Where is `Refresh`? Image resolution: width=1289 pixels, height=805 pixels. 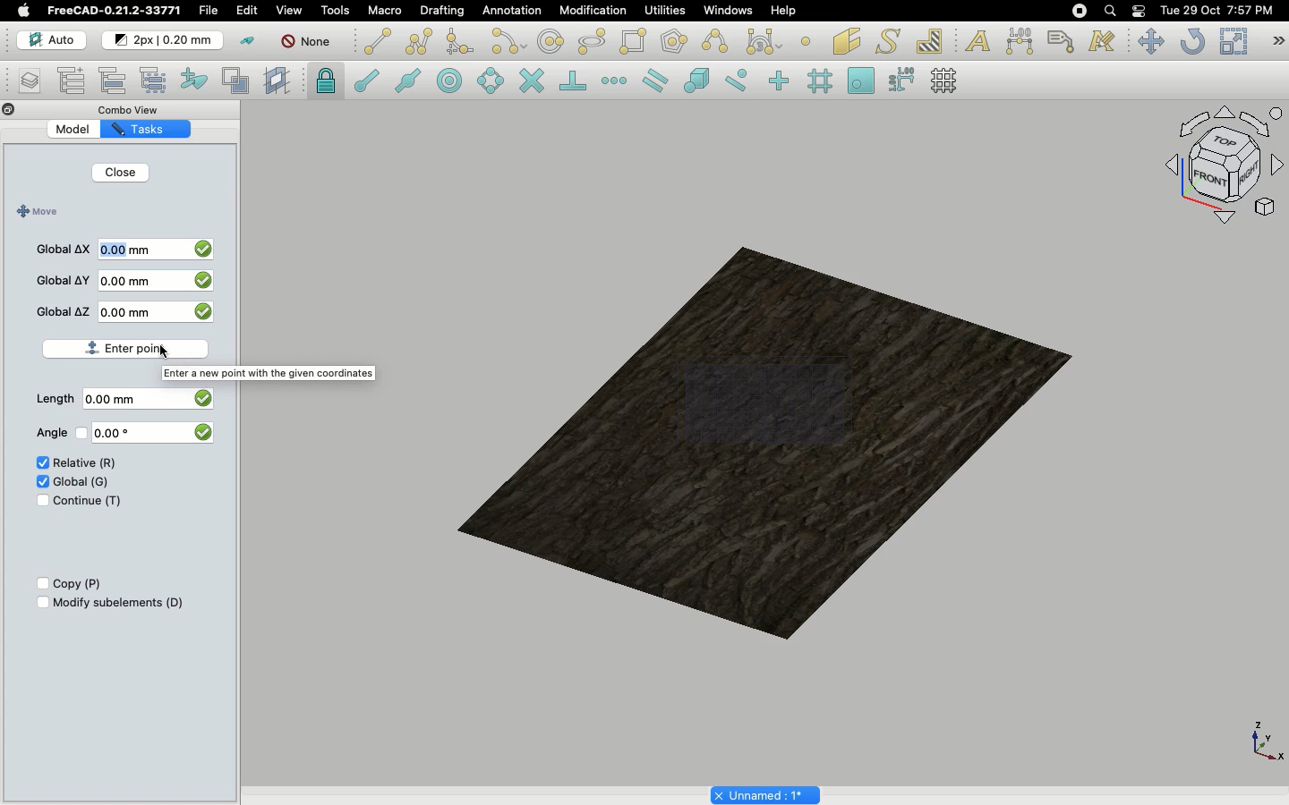
Refresh is located at coordinates (1192, 43).